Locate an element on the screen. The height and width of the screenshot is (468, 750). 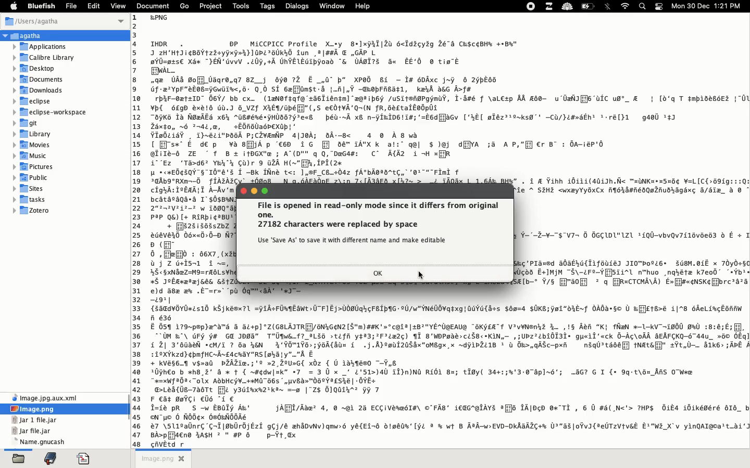
untitled is located at coordinates (156, 459).